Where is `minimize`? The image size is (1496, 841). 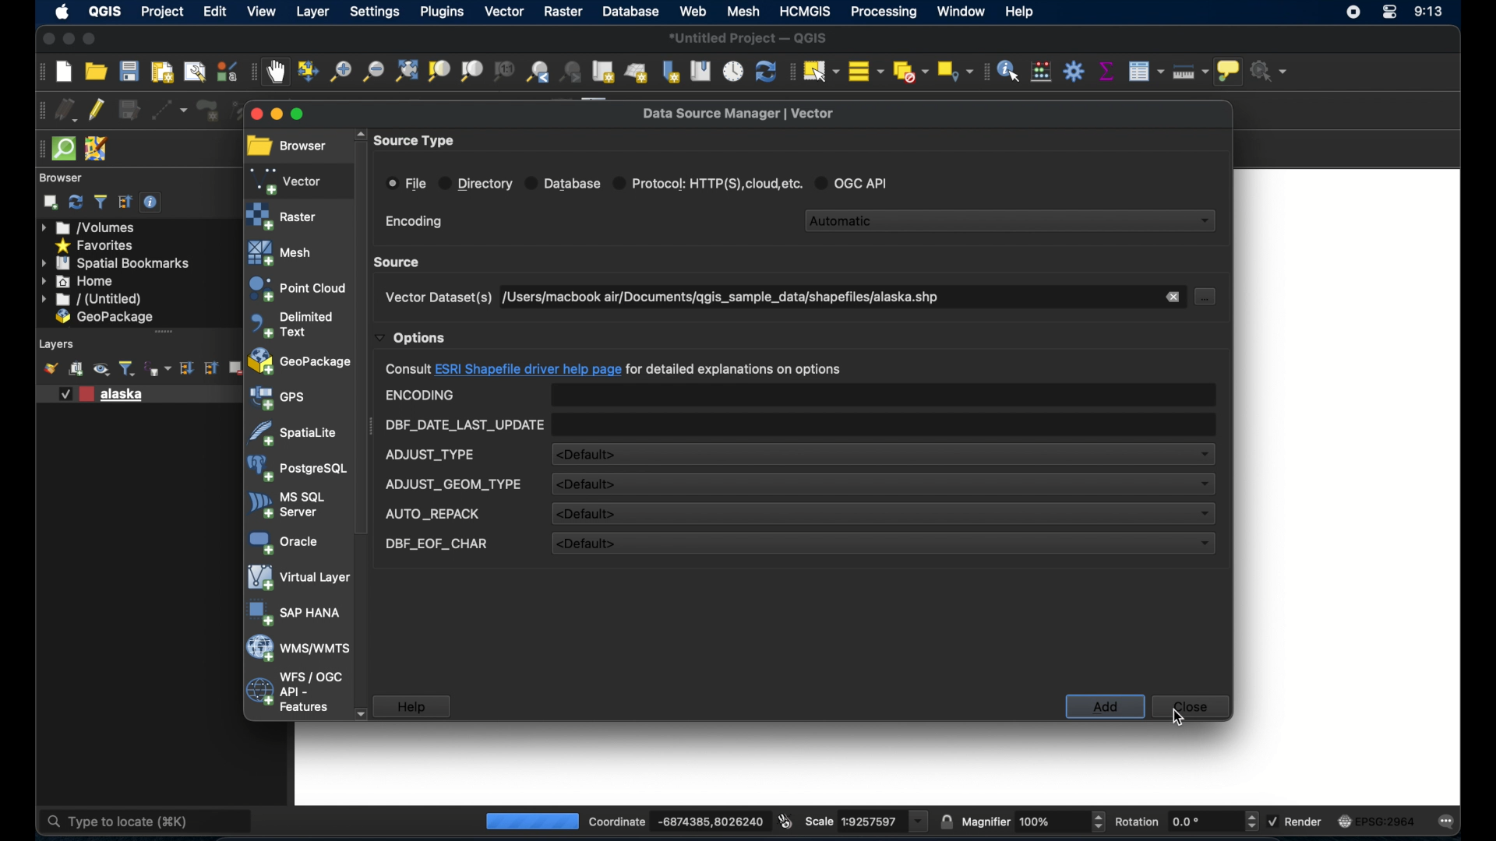
minimize is located at coordinates (278, 115).